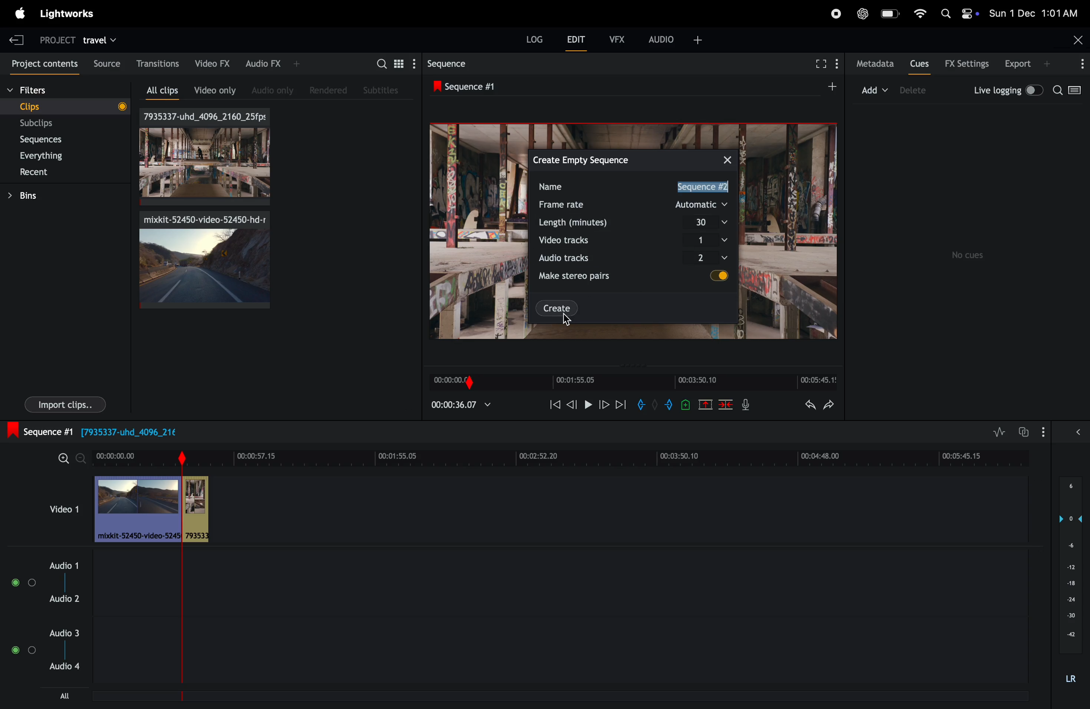 This screenshot has width=1090, height=709. Describe the element at coordinates (159, 62) in the screenshot. I see `transitions` at that location.